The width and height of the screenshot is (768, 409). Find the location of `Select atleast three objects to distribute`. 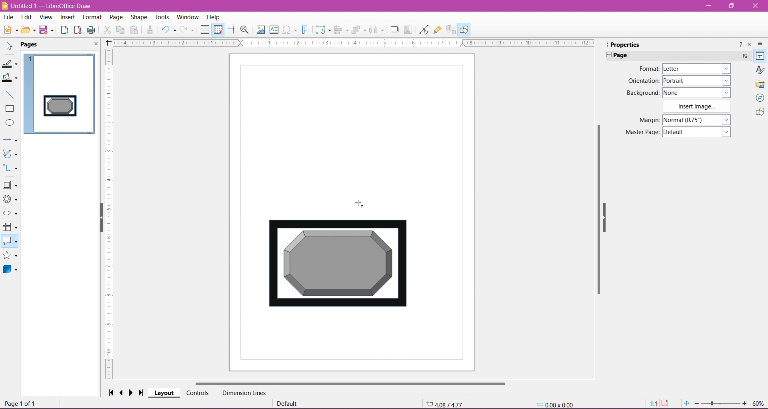

Select atleast three objects to distribute is located at coordinates (376, 30).